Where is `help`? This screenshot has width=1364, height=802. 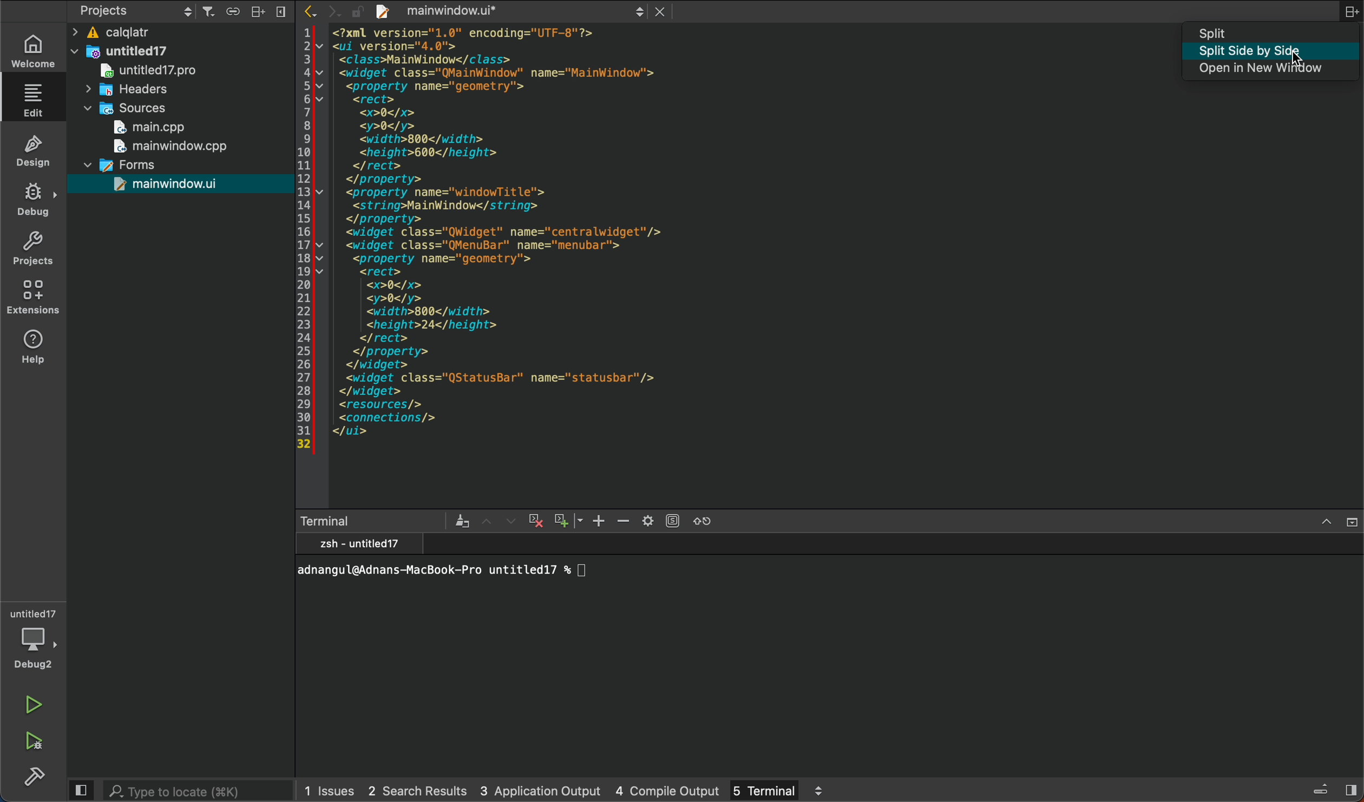 help is located at coordinates (35, 349).